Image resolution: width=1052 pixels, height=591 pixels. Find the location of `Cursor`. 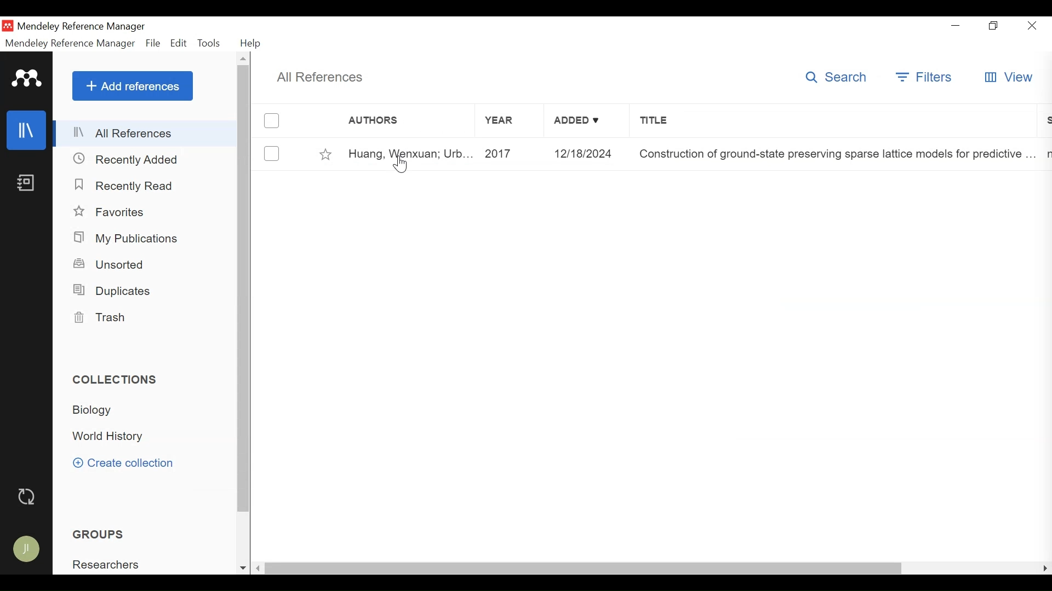

Cursor is located at coordinates (402, 165).